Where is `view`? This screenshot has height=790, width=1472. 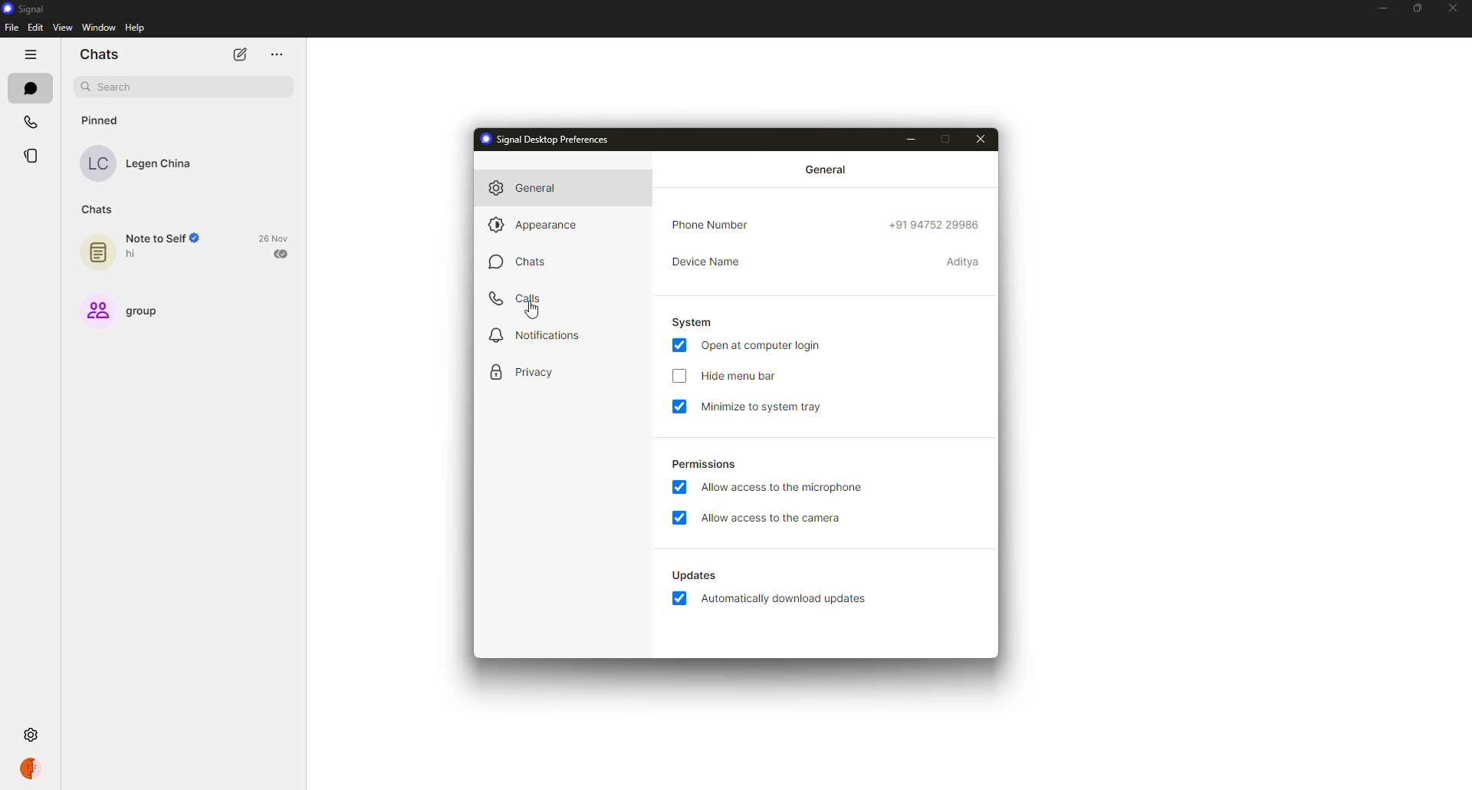 view is located at coordinates (63, 28).